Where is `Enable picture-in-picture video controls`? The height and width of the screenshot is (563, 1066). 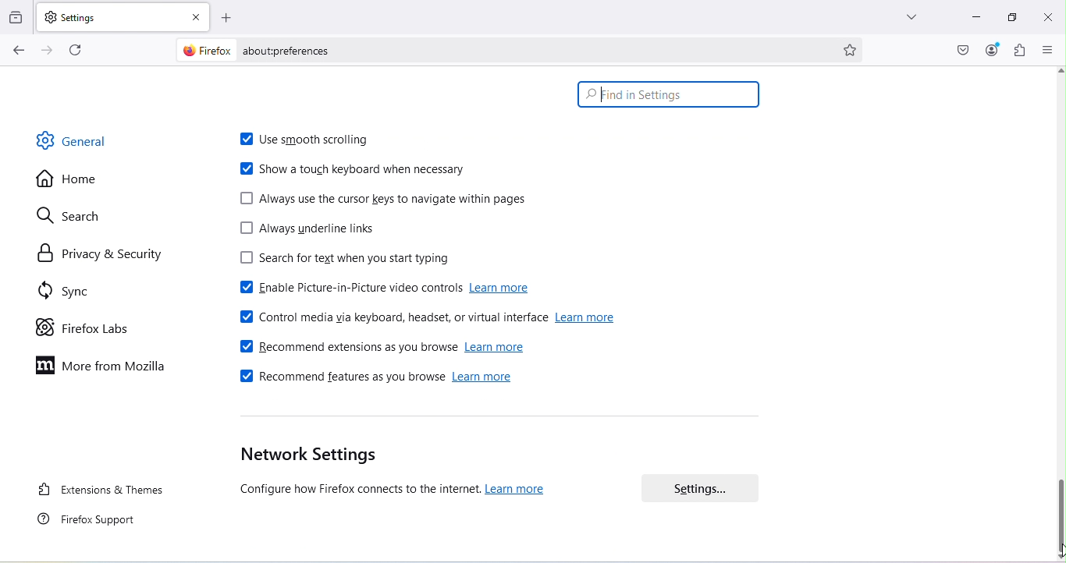 Enable picture-in-picture video controls is located at coordinates (341, 290).